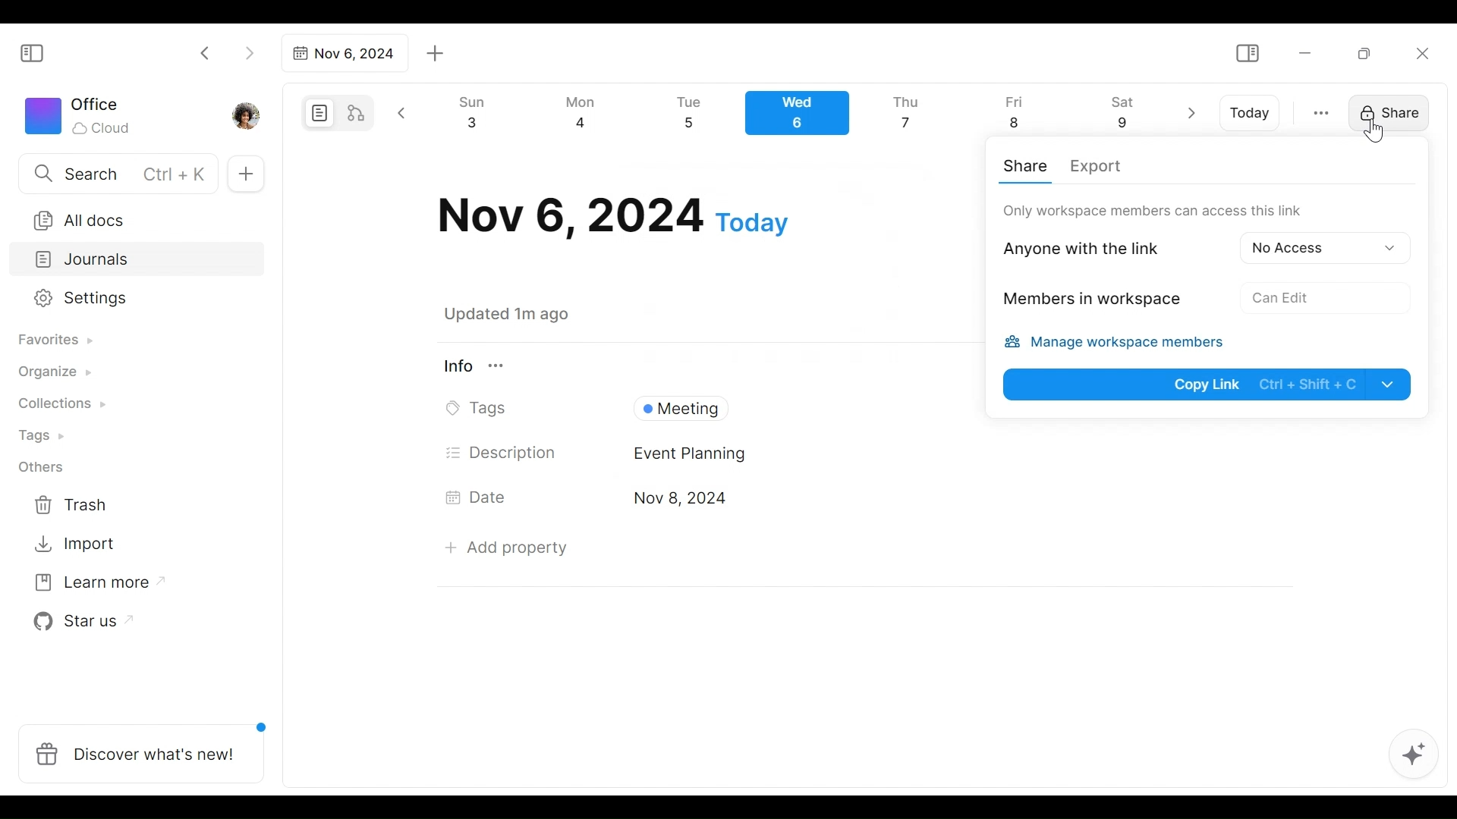 Image resolution: width=1457 pixels, height=819 pixels. I want to click on Learn more, so click(92, 585).